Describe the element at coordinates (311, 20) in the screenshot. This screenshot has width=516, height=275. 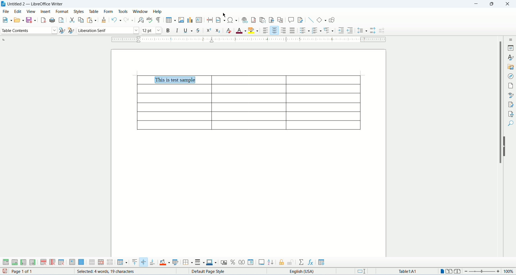
I see `insert line` at that location.